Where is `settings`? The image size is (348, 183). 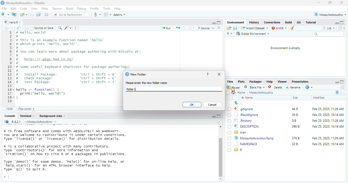
settings is located at coordinates (311, 87).